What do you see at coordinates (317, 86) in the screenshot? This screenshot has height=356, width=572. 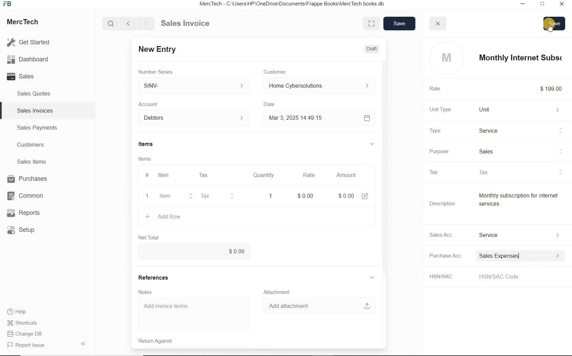 I see `Home Cyber Solutions` at bounding box center [317, 86].